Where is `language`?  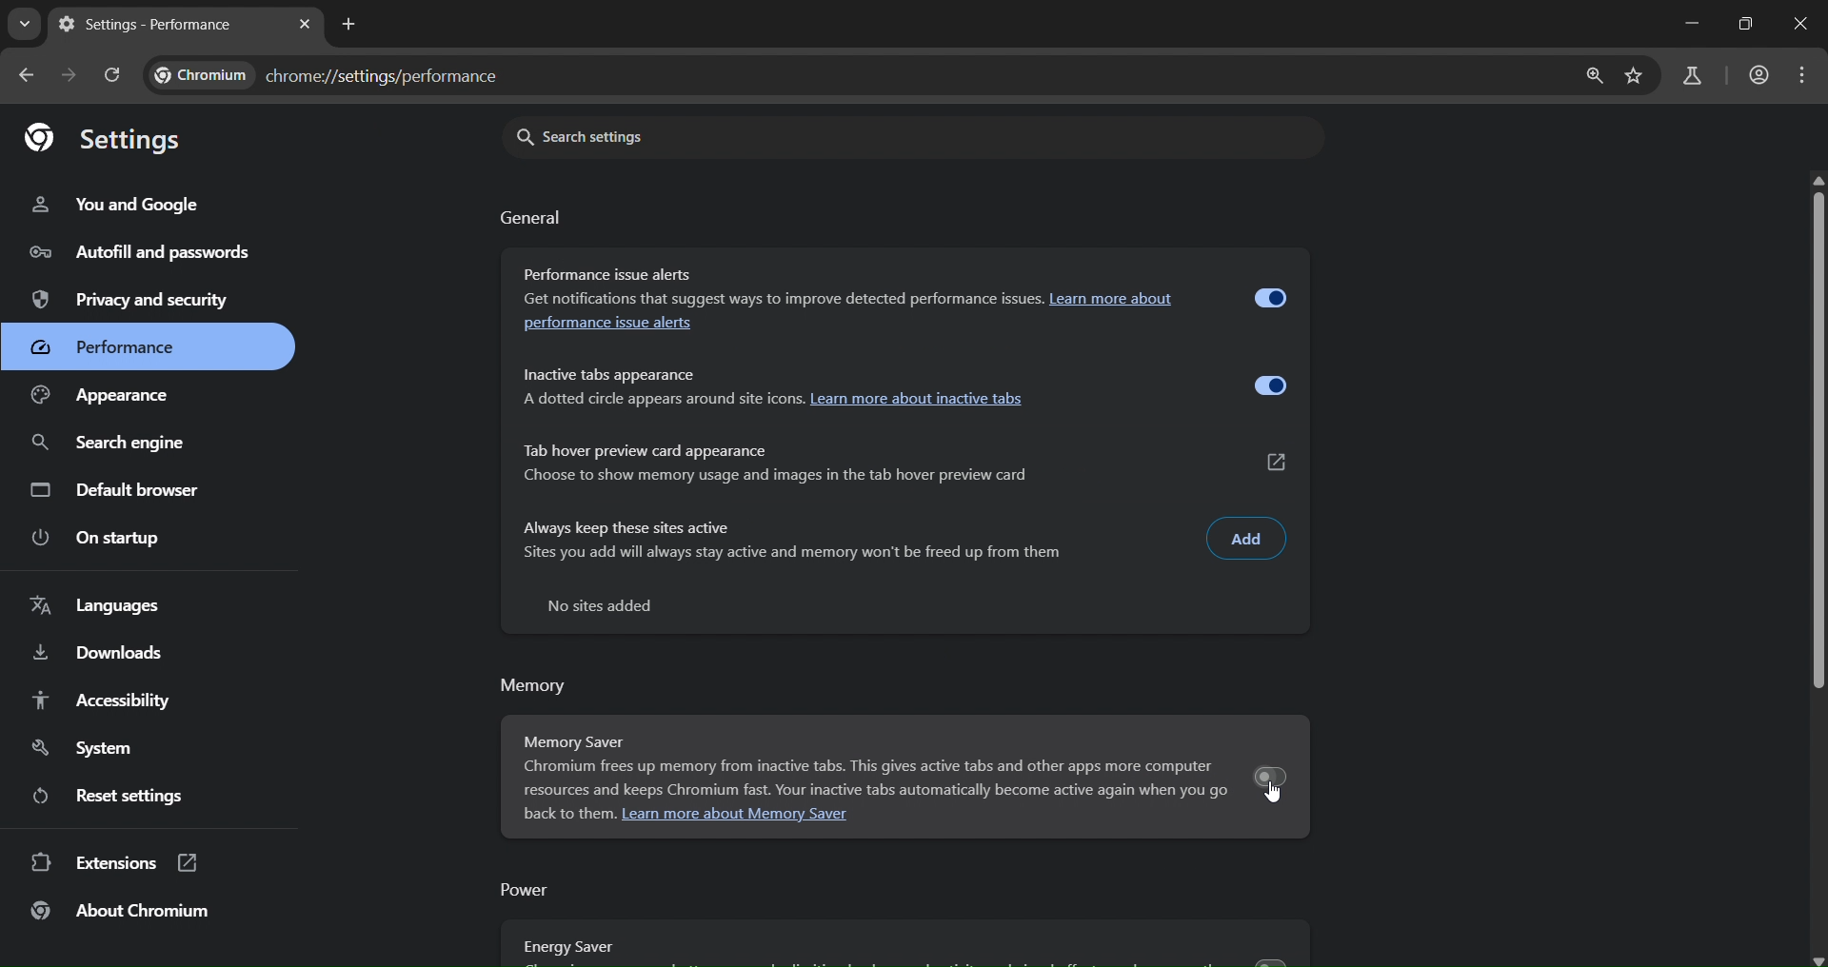 language is located at coordinates (100, 609).